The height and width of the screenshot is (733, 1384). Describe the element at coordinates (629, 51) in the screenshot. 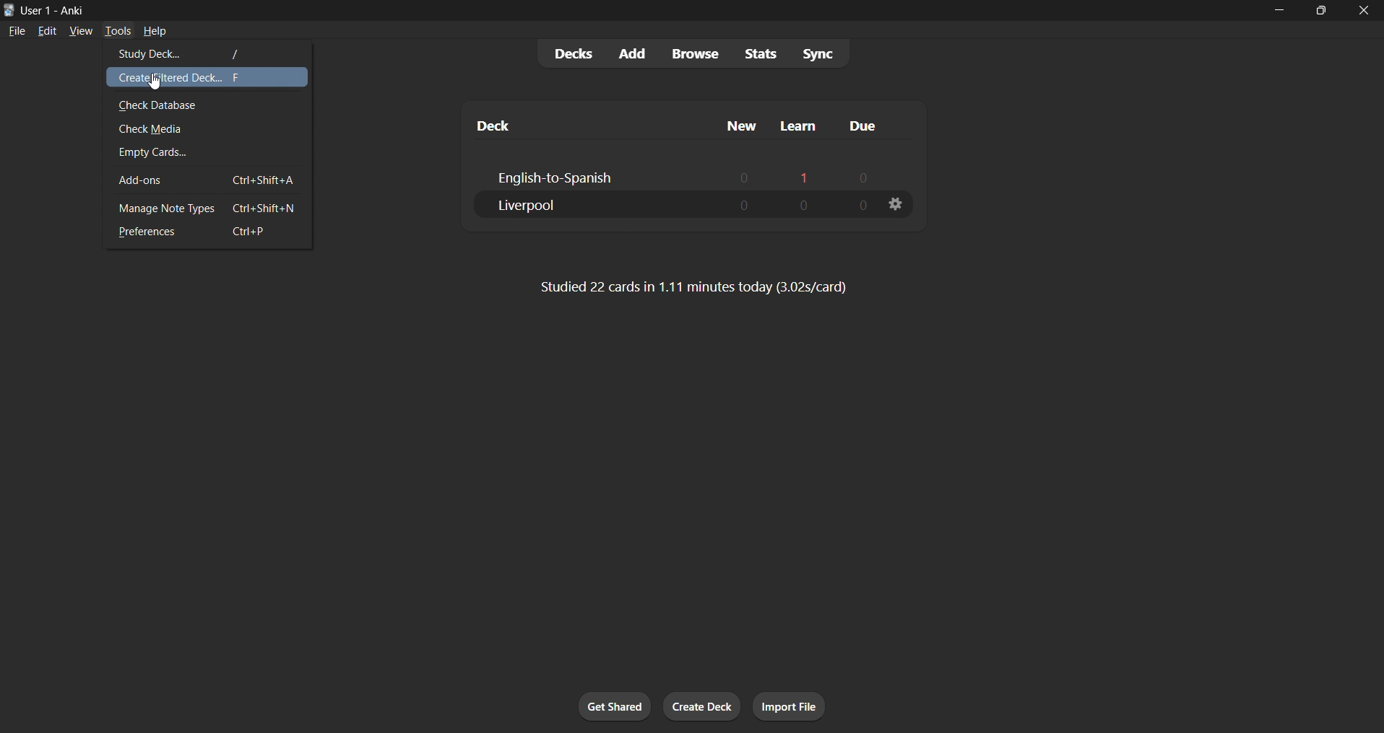

I see `add` at that location.